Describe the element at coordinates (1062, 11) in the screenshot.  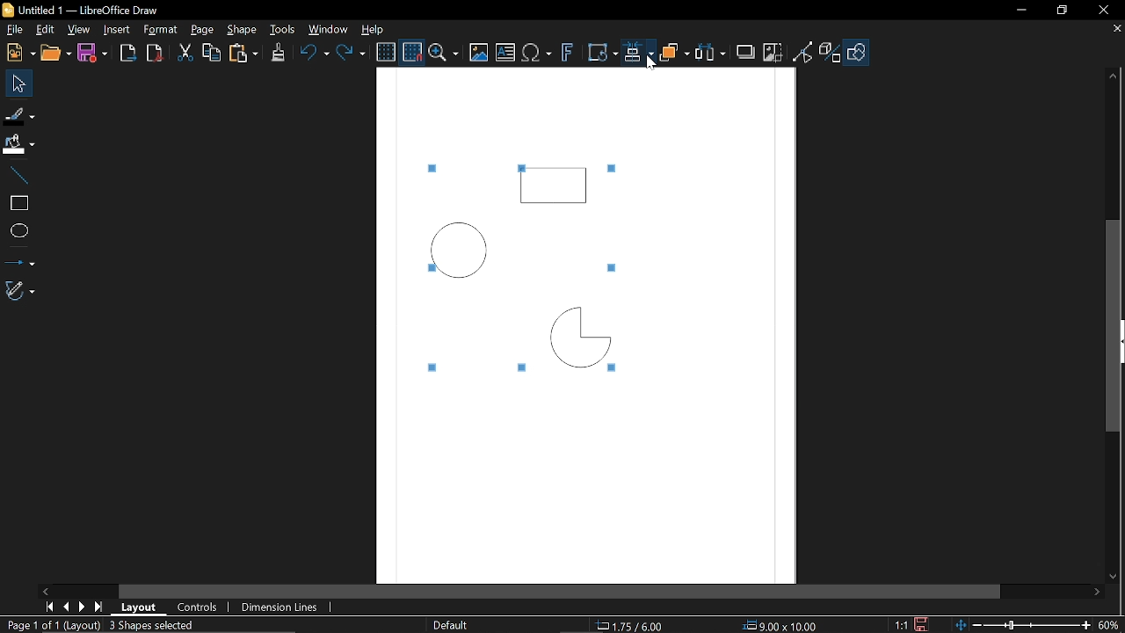
I see `Restore down` at that location.